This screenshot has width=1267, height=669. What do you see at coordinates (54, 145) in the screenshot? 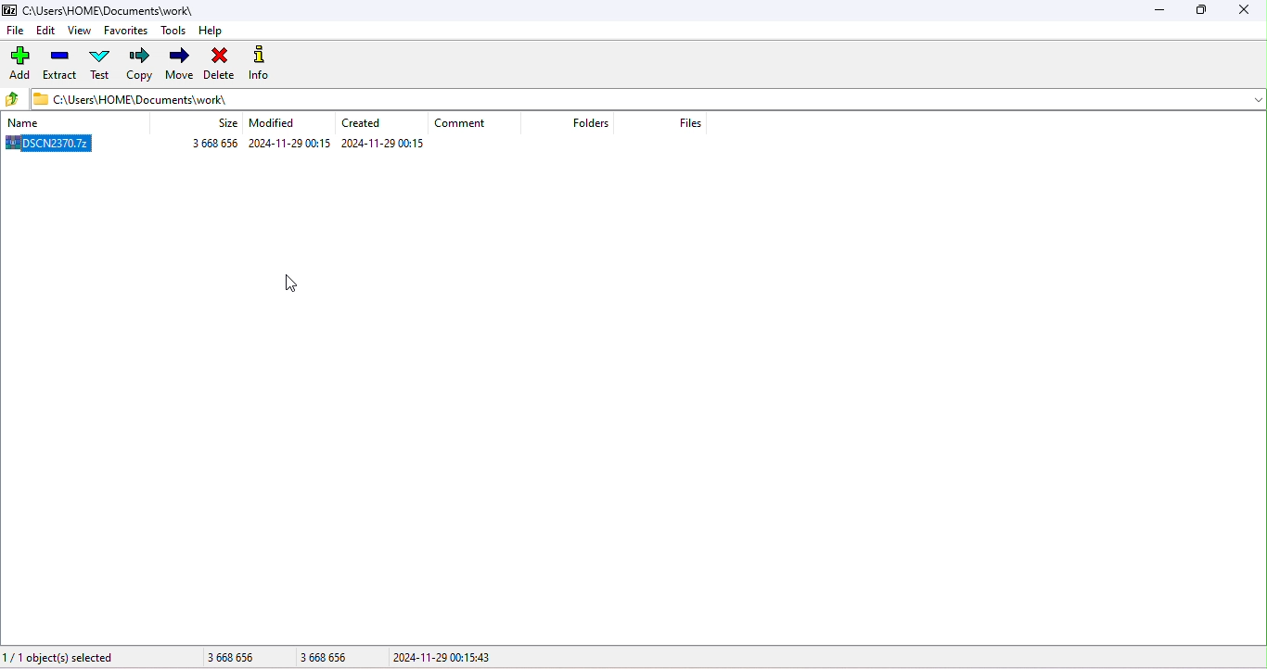
I see `file selected` at bounding box center [54, 145].